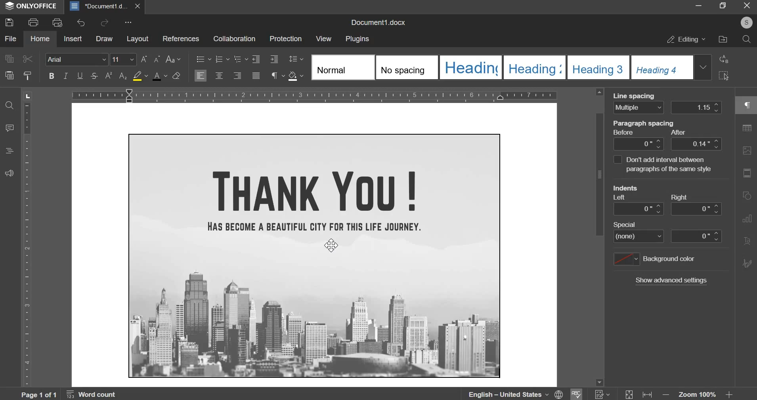  I want to click on subscript, so click(124, 76).